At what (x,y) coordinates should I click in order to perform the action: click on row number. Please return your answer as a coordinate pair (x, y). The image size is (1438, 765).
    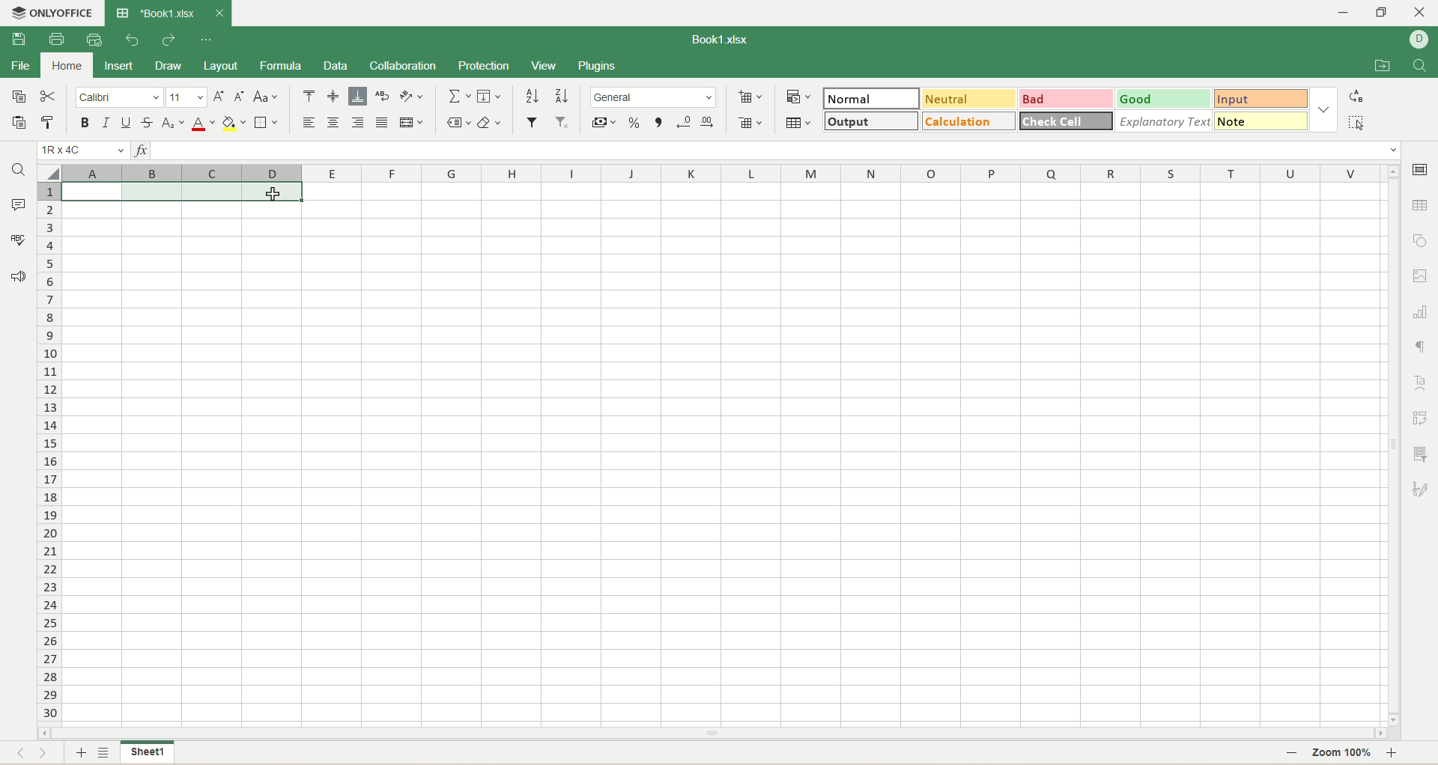
    Looking at the image, I should click on (48, 452).